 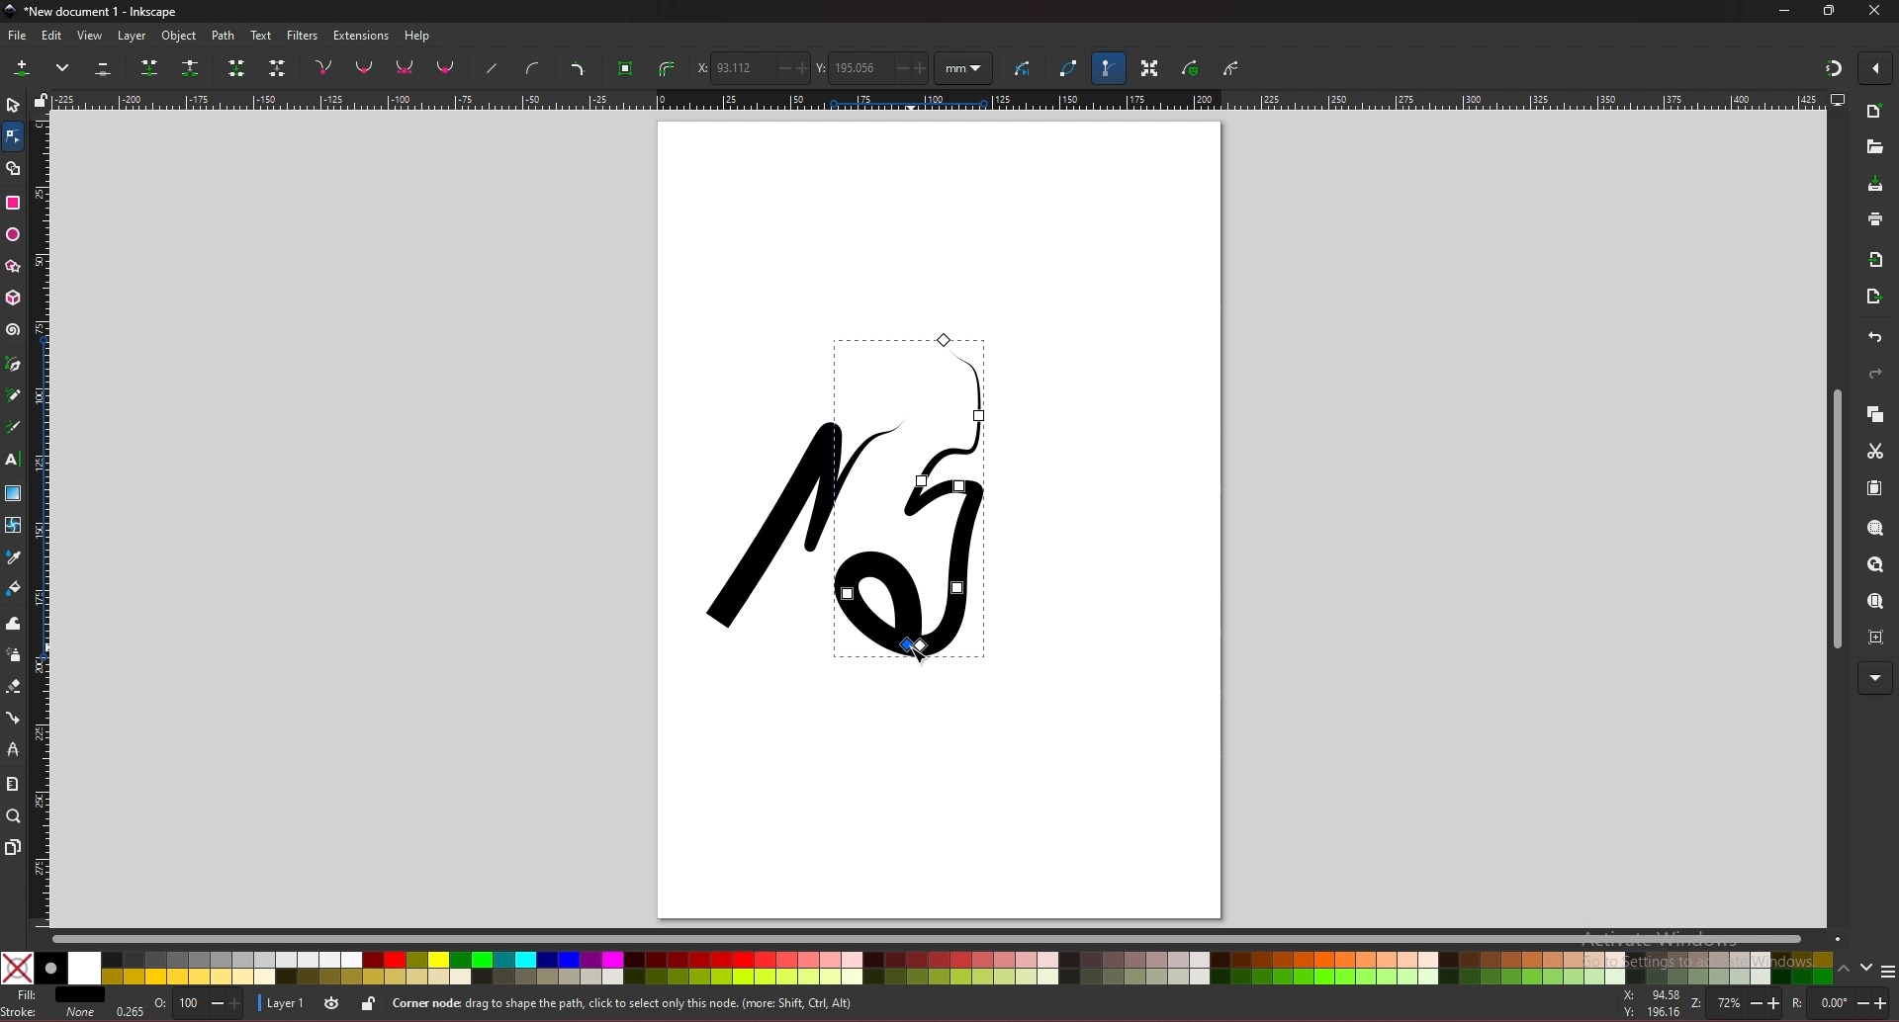 What do you see at coordinates (49, 1015) in the screenshot?
I see `stroke` at bounding box center [49, 1015].